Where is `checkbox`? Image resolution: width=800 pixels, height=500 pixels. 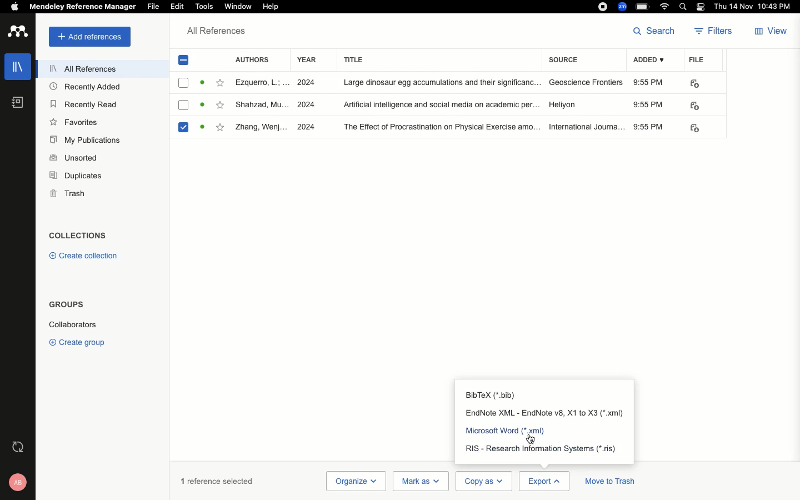 checkbox is located at coordinates (184, 83).